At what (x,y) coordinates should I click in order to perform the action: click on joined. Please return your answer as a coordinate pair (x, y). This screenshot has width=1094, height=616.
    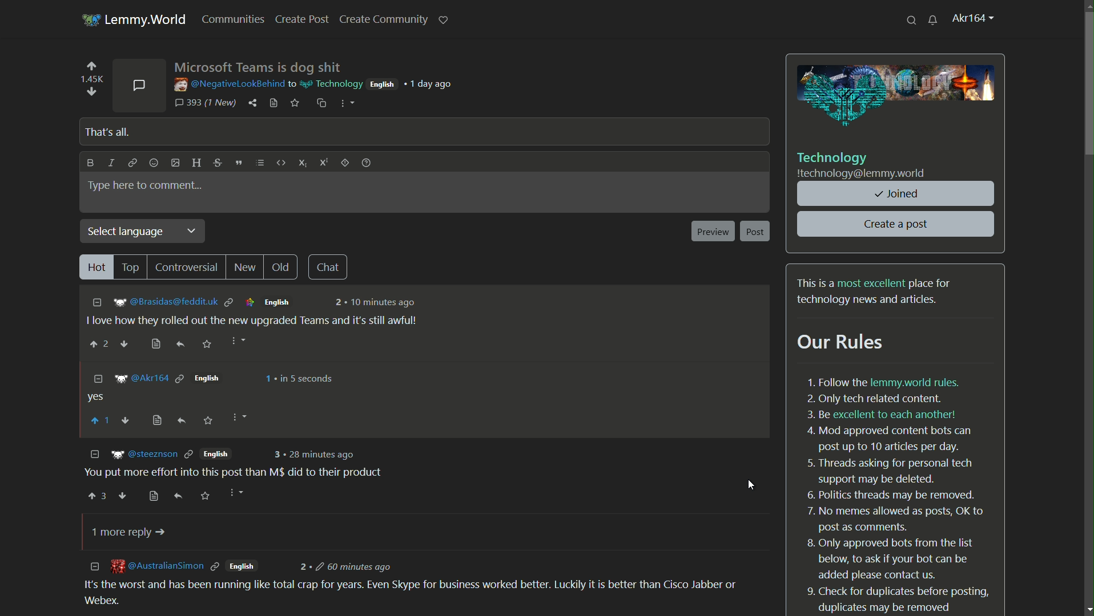
    Looking at the image, I should click on (897, 194).